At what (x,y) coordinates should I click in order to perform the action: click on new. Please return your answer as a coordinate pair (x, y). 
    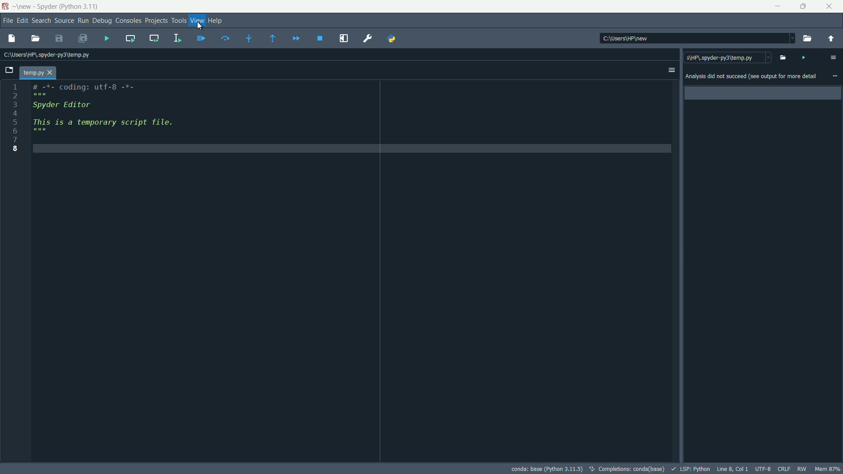
    Looking at the image, I should click on (24, 7).